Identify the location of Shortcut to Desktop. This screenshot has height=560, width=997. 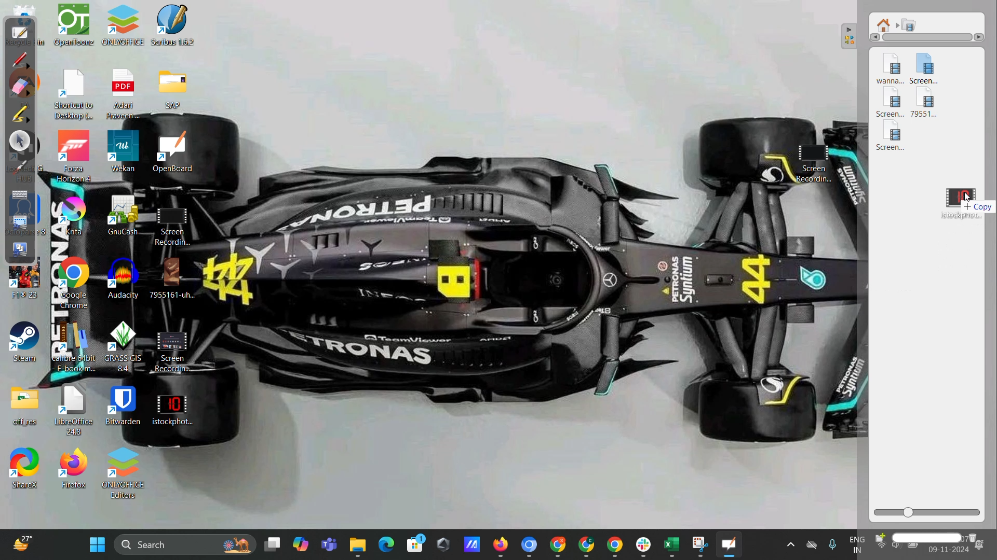
(76, 96).